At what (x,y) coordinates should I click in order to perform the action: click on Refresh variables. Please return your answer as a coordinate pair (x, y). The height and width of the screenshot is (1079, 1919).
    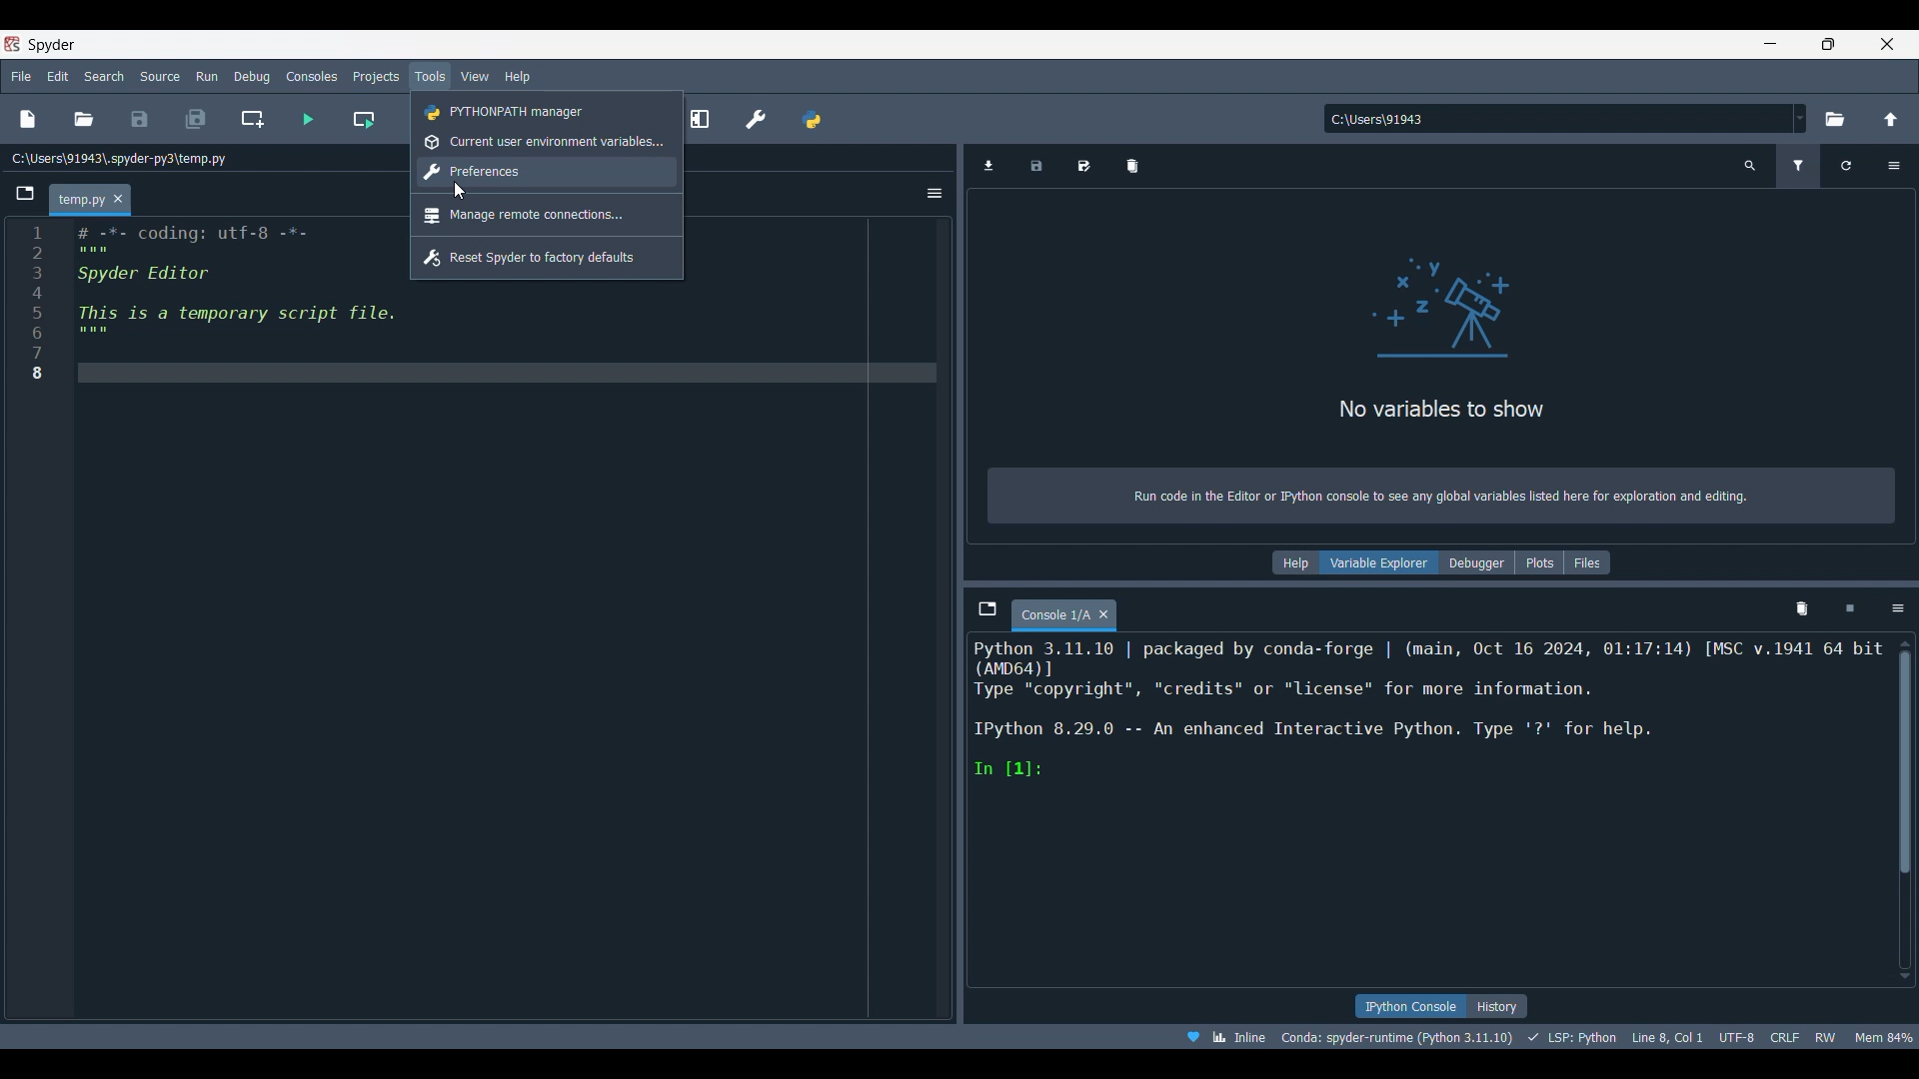
    Looking at the image, I should click on (1846, 167).